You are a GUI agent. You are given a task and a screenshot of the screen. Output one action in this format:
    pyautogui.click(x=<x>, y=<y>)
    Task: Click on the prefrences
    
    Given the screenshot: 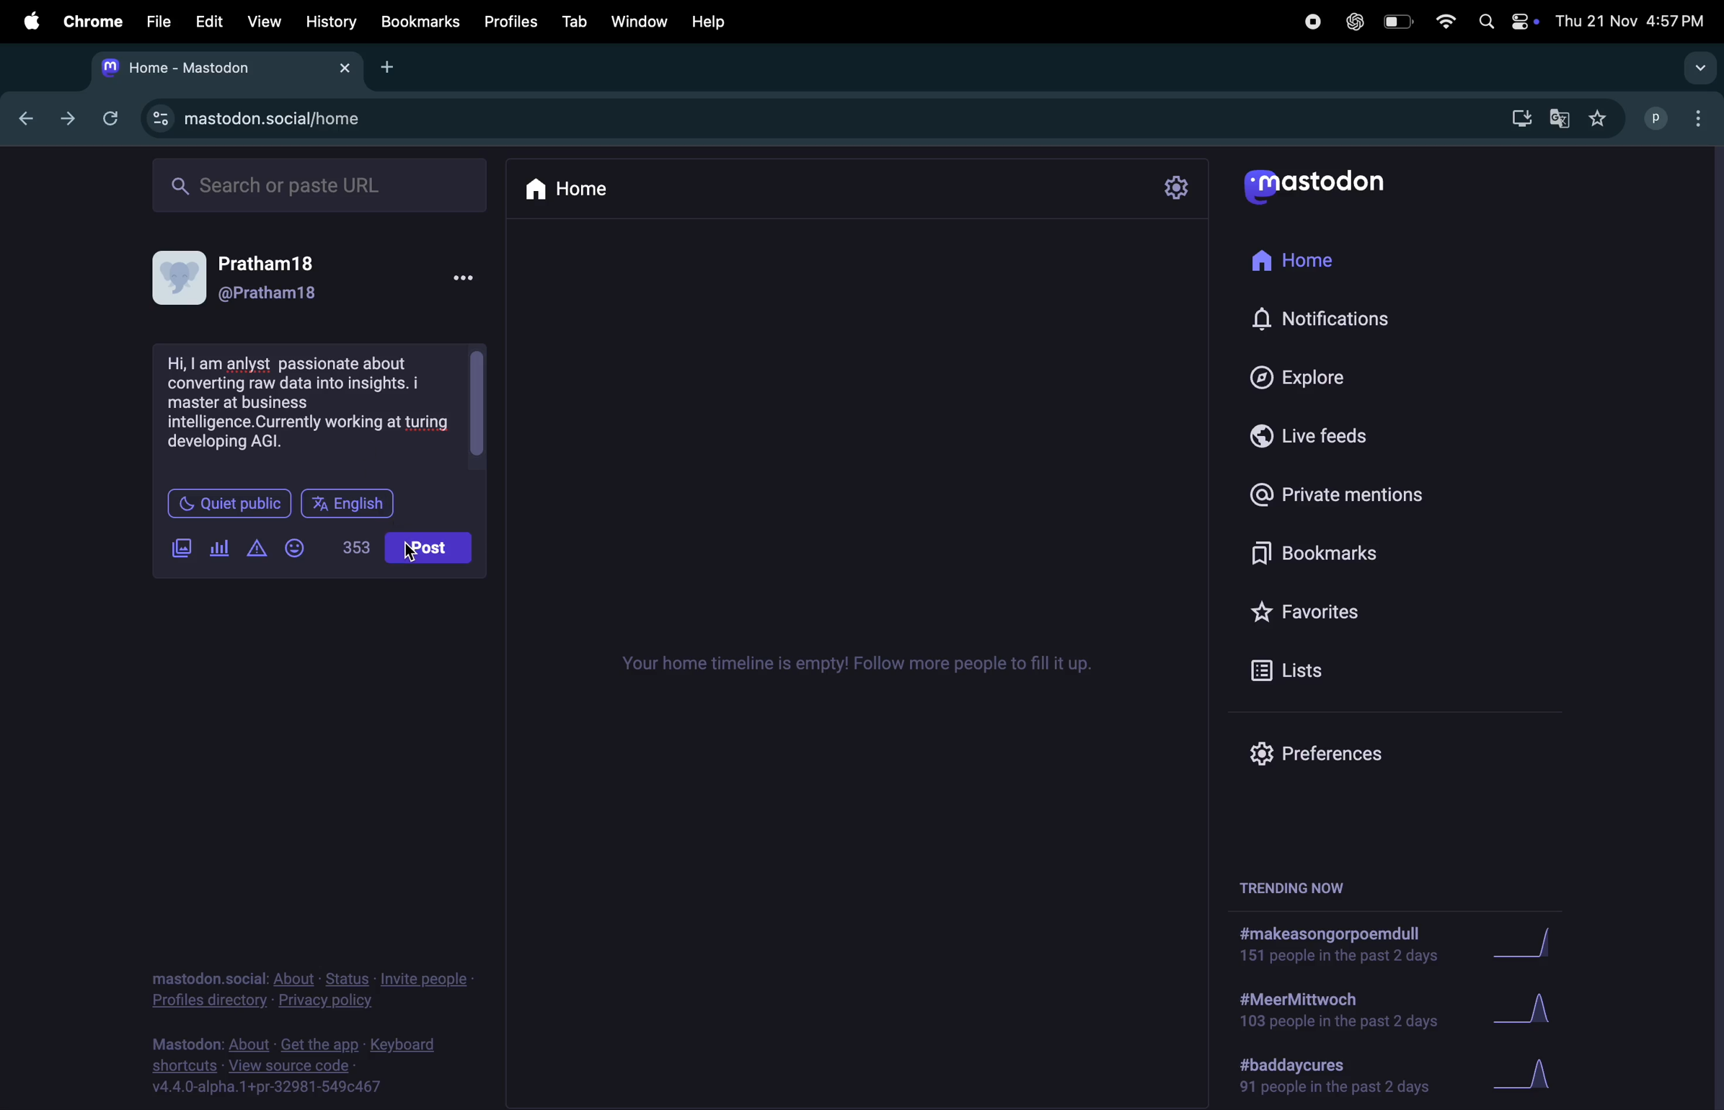 What is the action you would take?
    pyautogui.click(x=1328, y=751)
    